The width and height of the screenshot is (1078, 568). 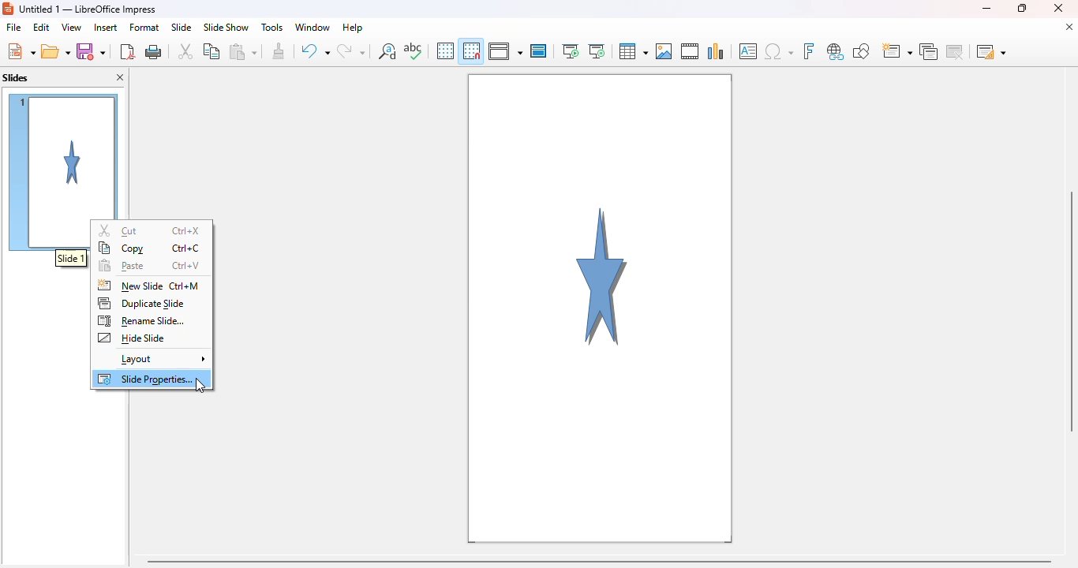 I want to click on shortcut for new slide "Ctrl+M", so click(x=186, y=286).